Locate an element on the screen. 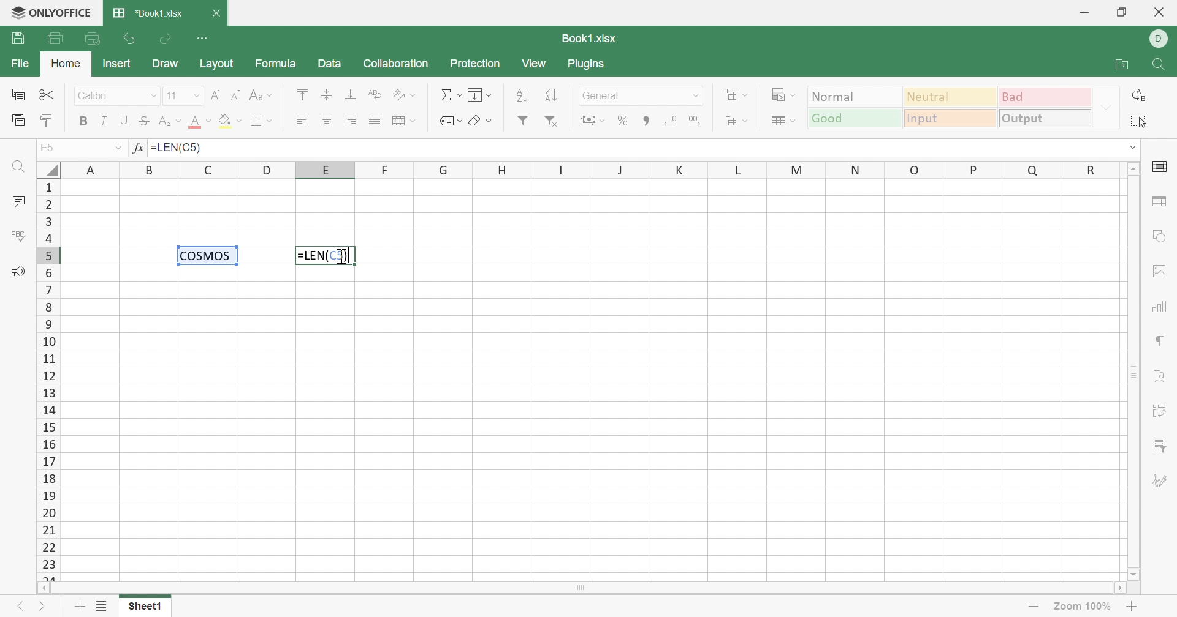 The image size is (1177, 617). Image settings is located at coordinates (1159, 272).